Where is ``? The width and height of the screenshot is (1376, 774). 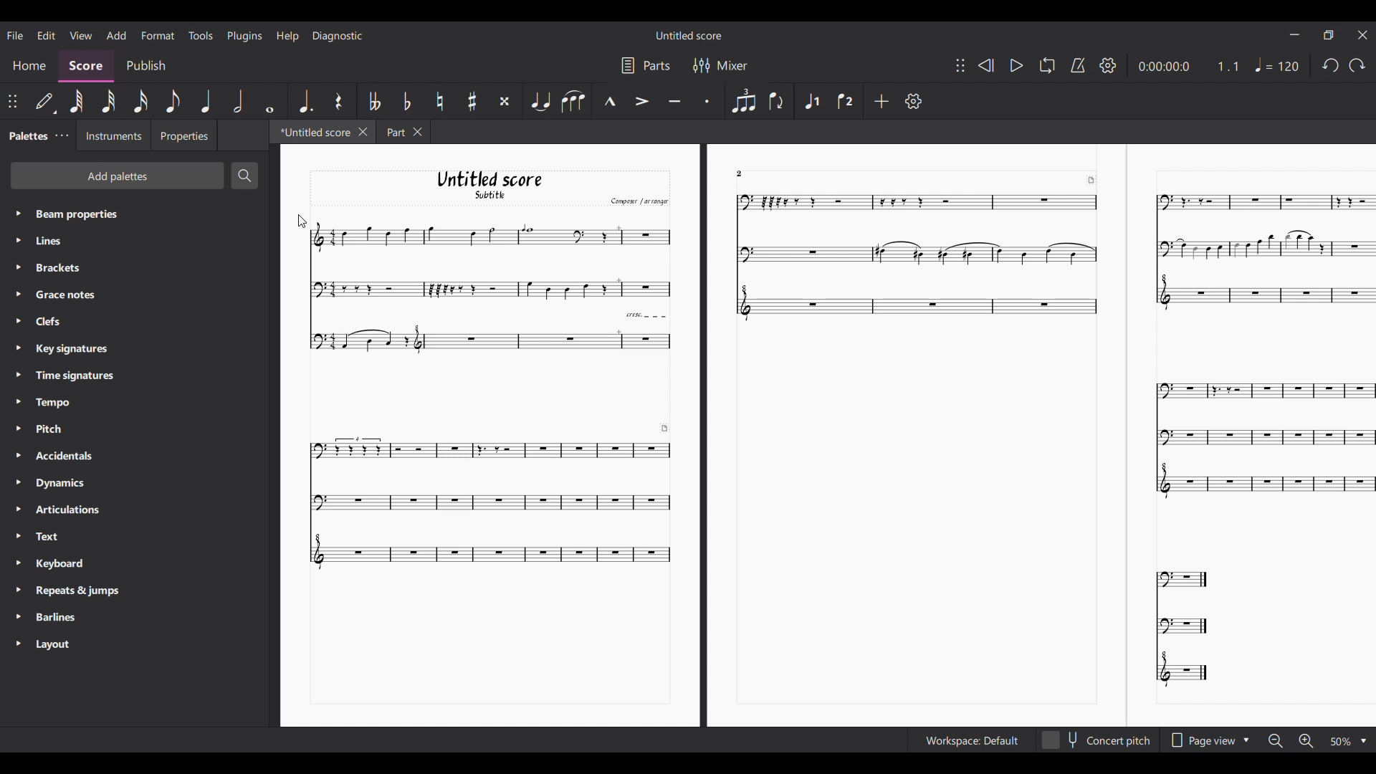  is located at coordinates (1178, 668).